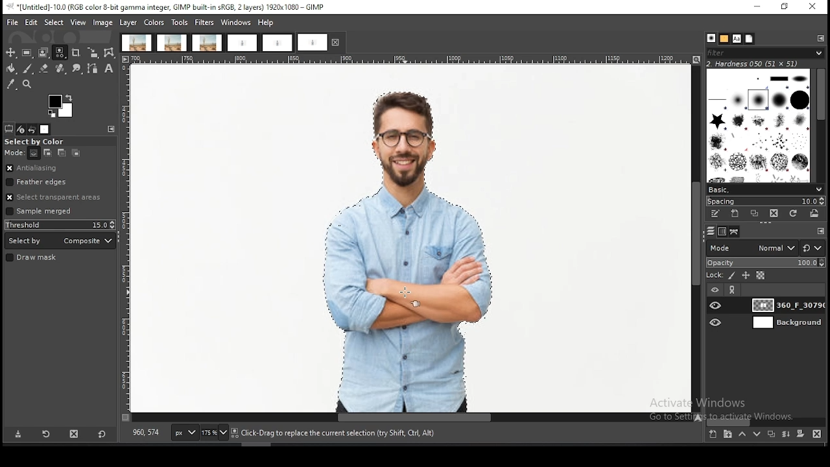 The image size is (830, 467). I want to click on *[Untitled]-10.0 (RGB color 8-bit gamma integer, GIMP built-in sRGB, 2 layers) 1920x1080 — GIMP, so click(169, 7).